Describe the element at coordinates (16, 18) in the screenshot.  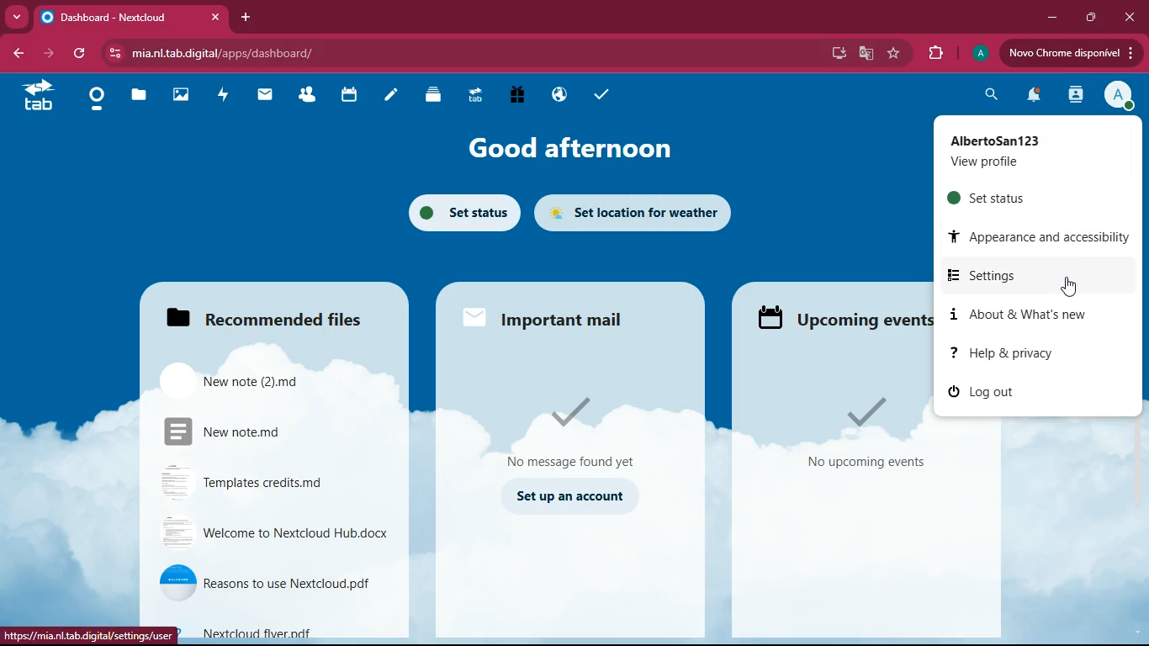
I see `more` at that location.